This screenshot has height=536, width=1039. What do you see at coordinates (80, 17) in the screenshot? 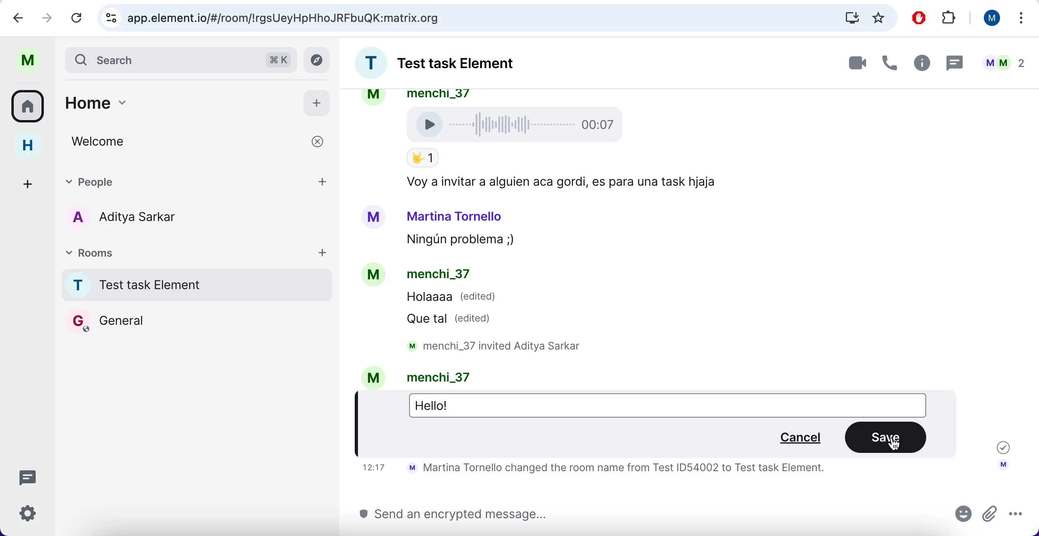
I see `reload current page` at bounding box center [80, 17].